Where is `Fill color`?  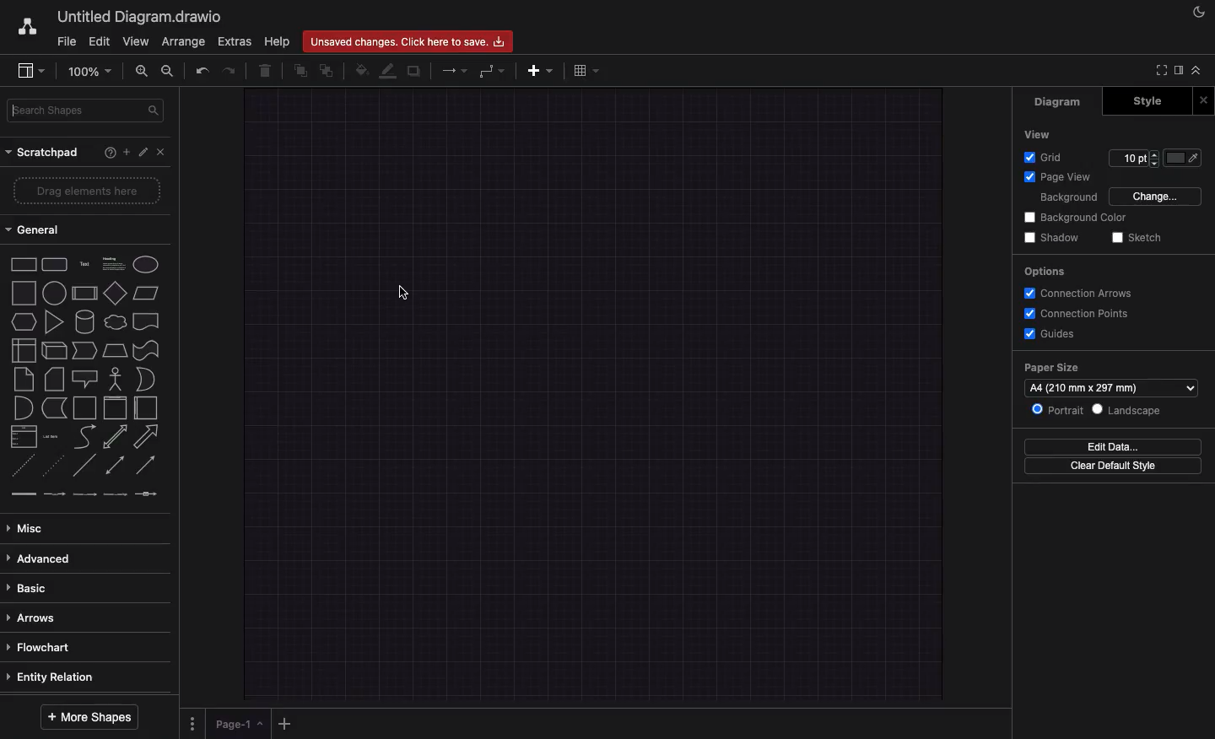 Fill color is located at coordinates (1184, 158).